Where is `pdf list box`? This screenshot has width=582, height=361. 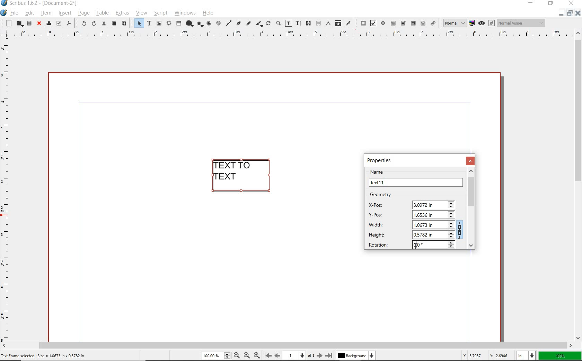 pdf list box is located at coordinates (423, 24).